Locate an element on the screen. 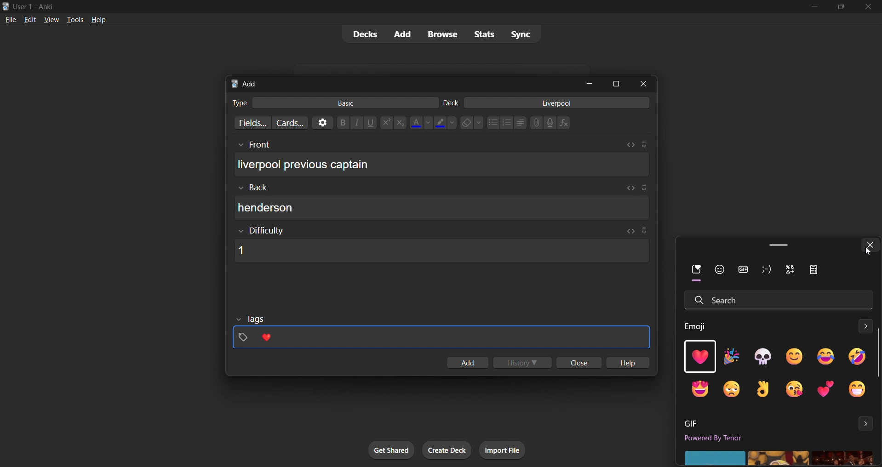 This screenshot has width=882, height=467. Emoji is located at coordinates (699, 326).